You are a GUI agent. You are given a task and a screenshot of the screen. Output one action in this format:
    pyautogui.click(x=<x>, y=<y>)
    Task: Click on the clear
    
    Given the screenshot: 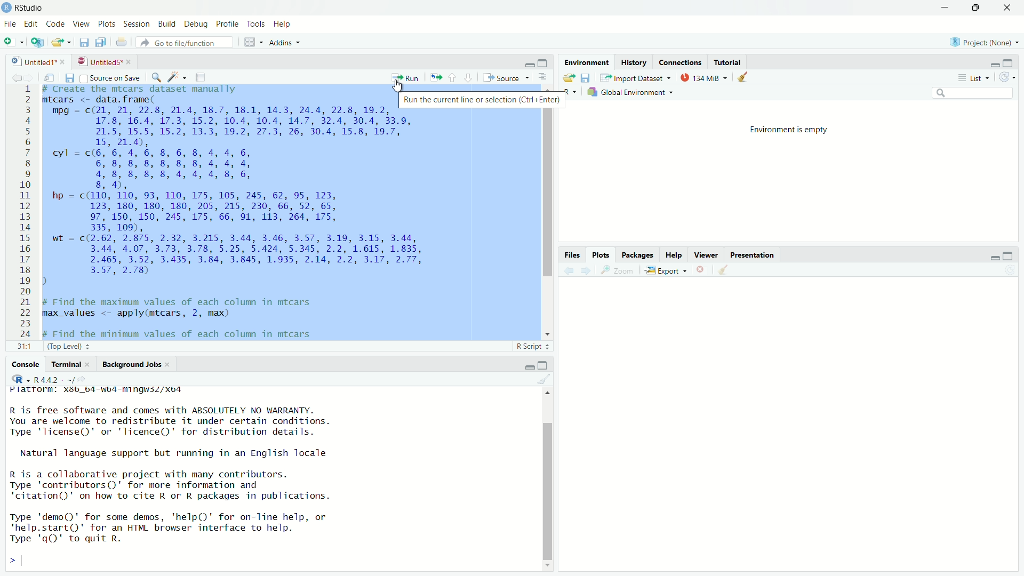 What is the action you would take?
    pyautogui.click(x=542, y=381)
    